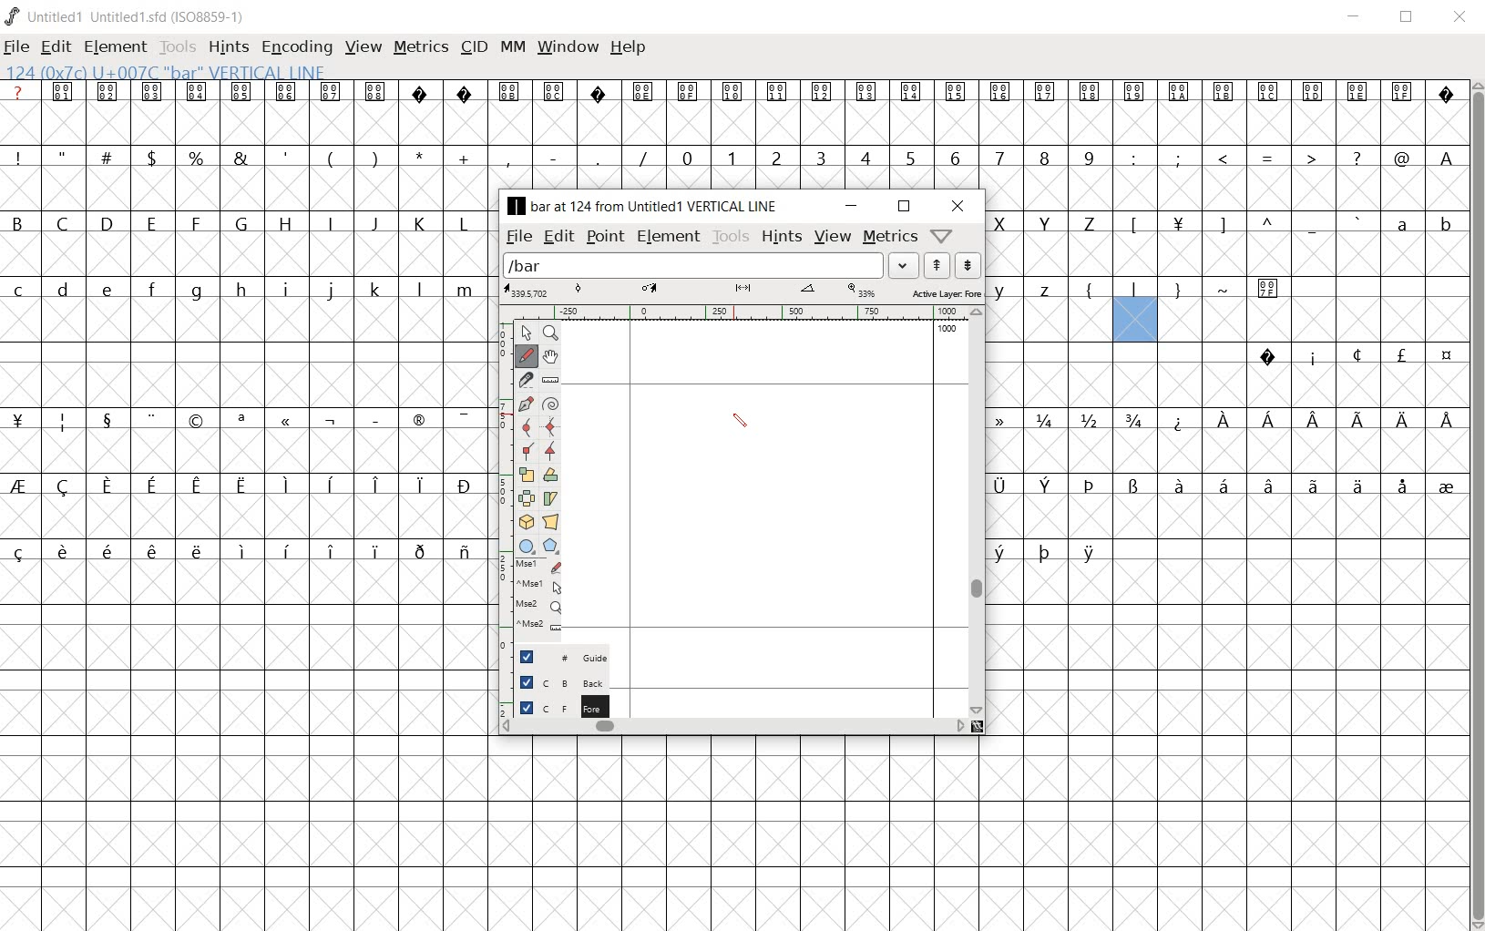 Image resolution: width=1485 pixels, height=931 pixels. I want to click on empty cells, so click(1224, 189).